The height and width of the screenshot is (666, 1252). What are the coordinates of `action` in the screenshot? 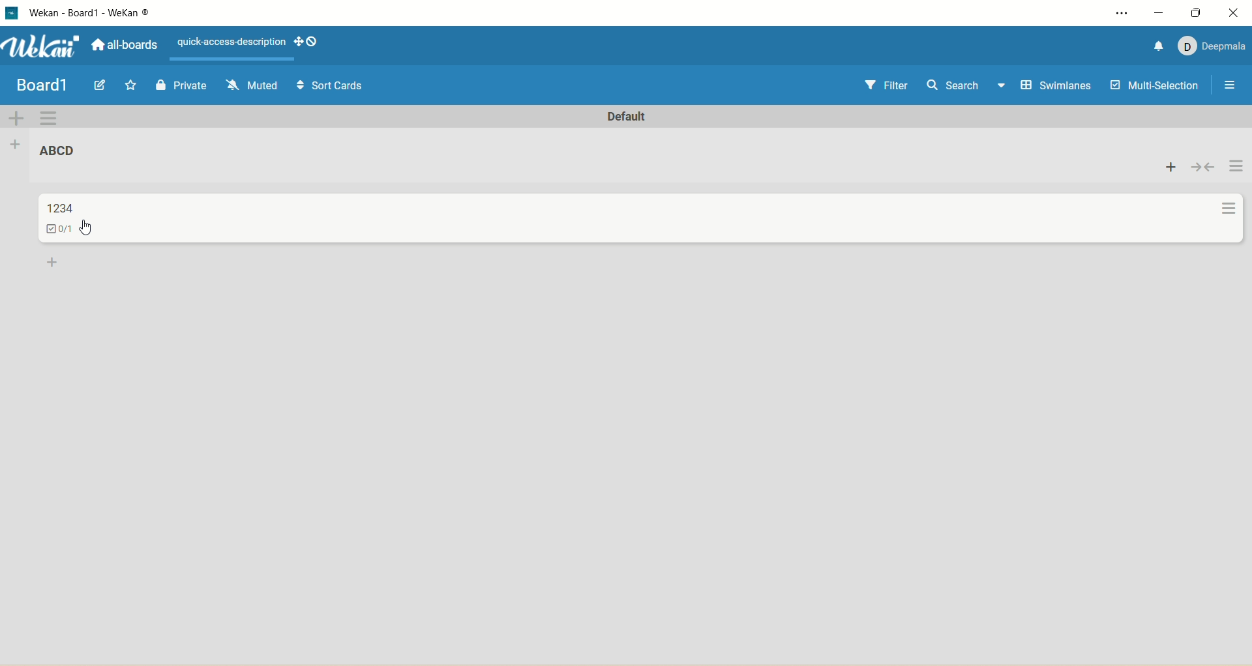 It's located at (1235, 199).